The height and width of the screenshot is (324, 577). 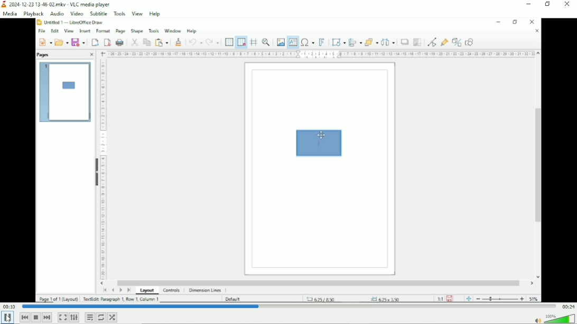 What do you see at coordinates (101, 317) in the screenshot?
I see `Click to toggle between loop all, loop one and no loop` at bounding box center [101, 317].